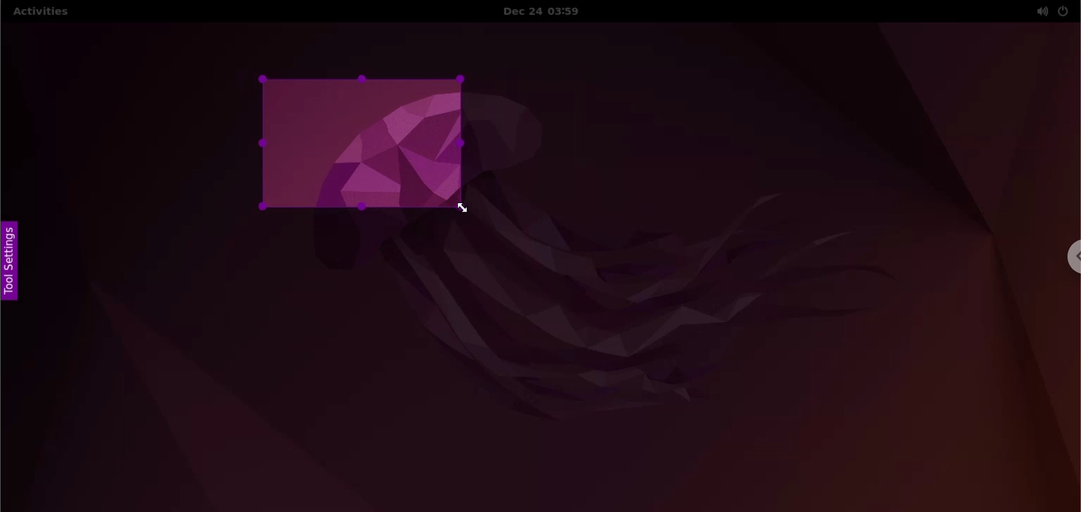 The width and height of the screenshot is (1081, 512). What do you see at coordinates (550, 12) in the screenshot?
I see `Date and time` at bounding box center [550, 12].